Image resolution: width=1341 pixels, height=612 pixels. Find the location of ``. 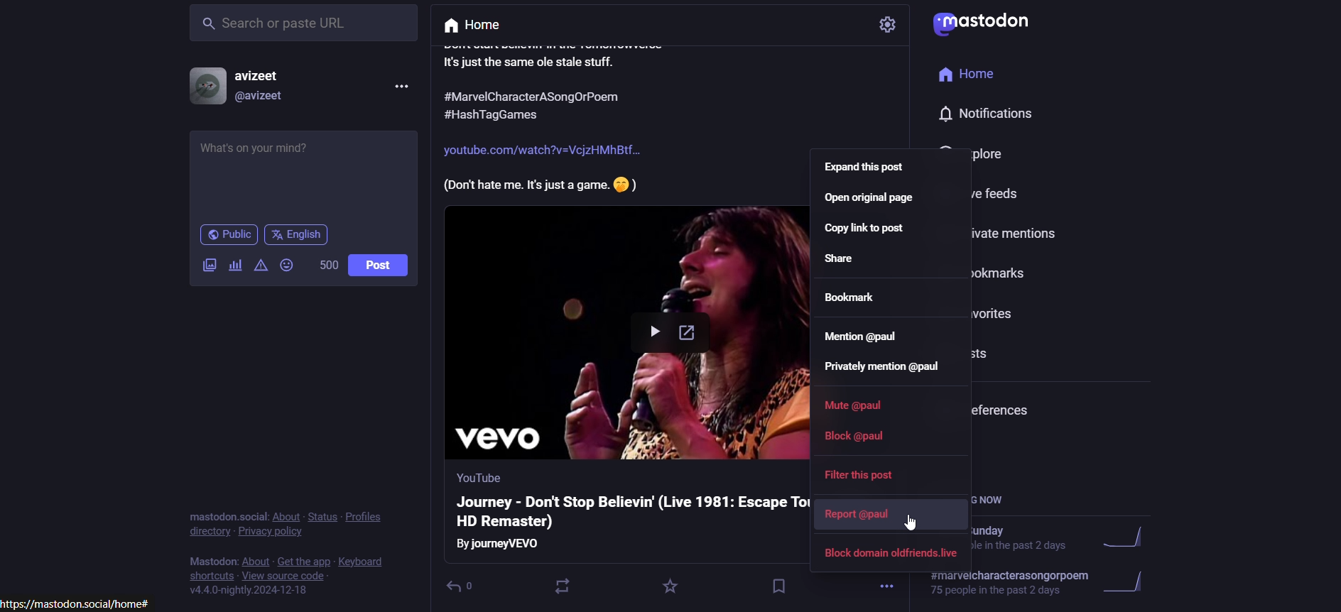

 is located at coordinates (994, 112).